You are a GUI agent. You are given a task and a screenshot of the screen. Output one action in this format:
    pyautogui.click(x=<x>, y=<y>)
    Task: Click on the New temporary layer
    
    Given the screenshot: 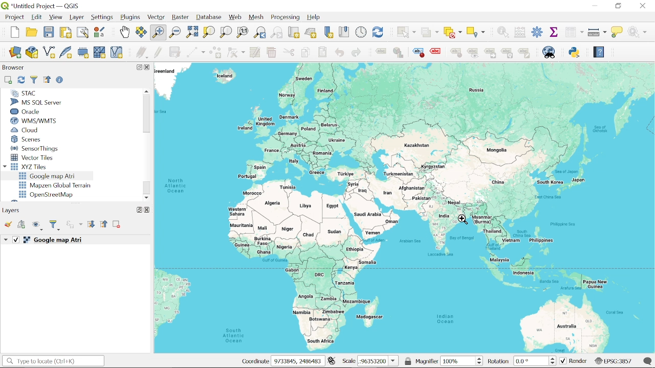 What is the action you would take?
    pyautogui.click(x=84, y=53)
    